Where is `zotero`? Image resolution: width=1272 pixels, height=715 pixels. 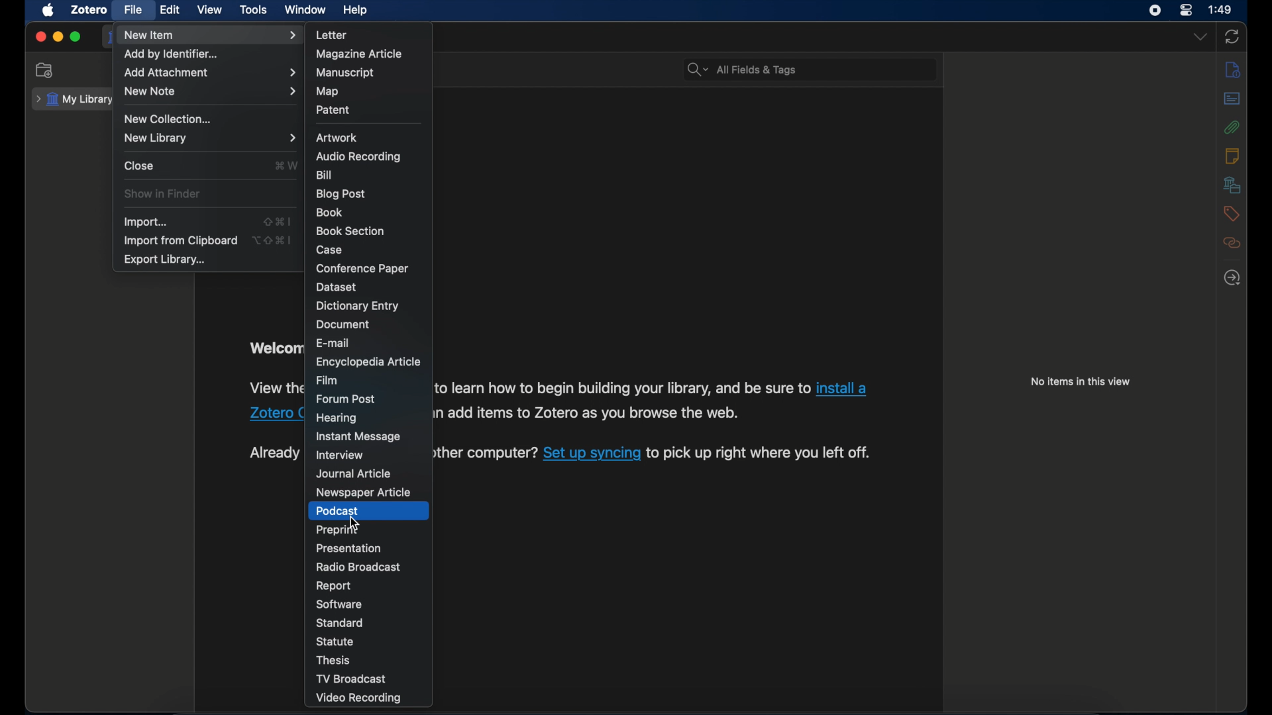
zotero is located at coordinates (88, 10).